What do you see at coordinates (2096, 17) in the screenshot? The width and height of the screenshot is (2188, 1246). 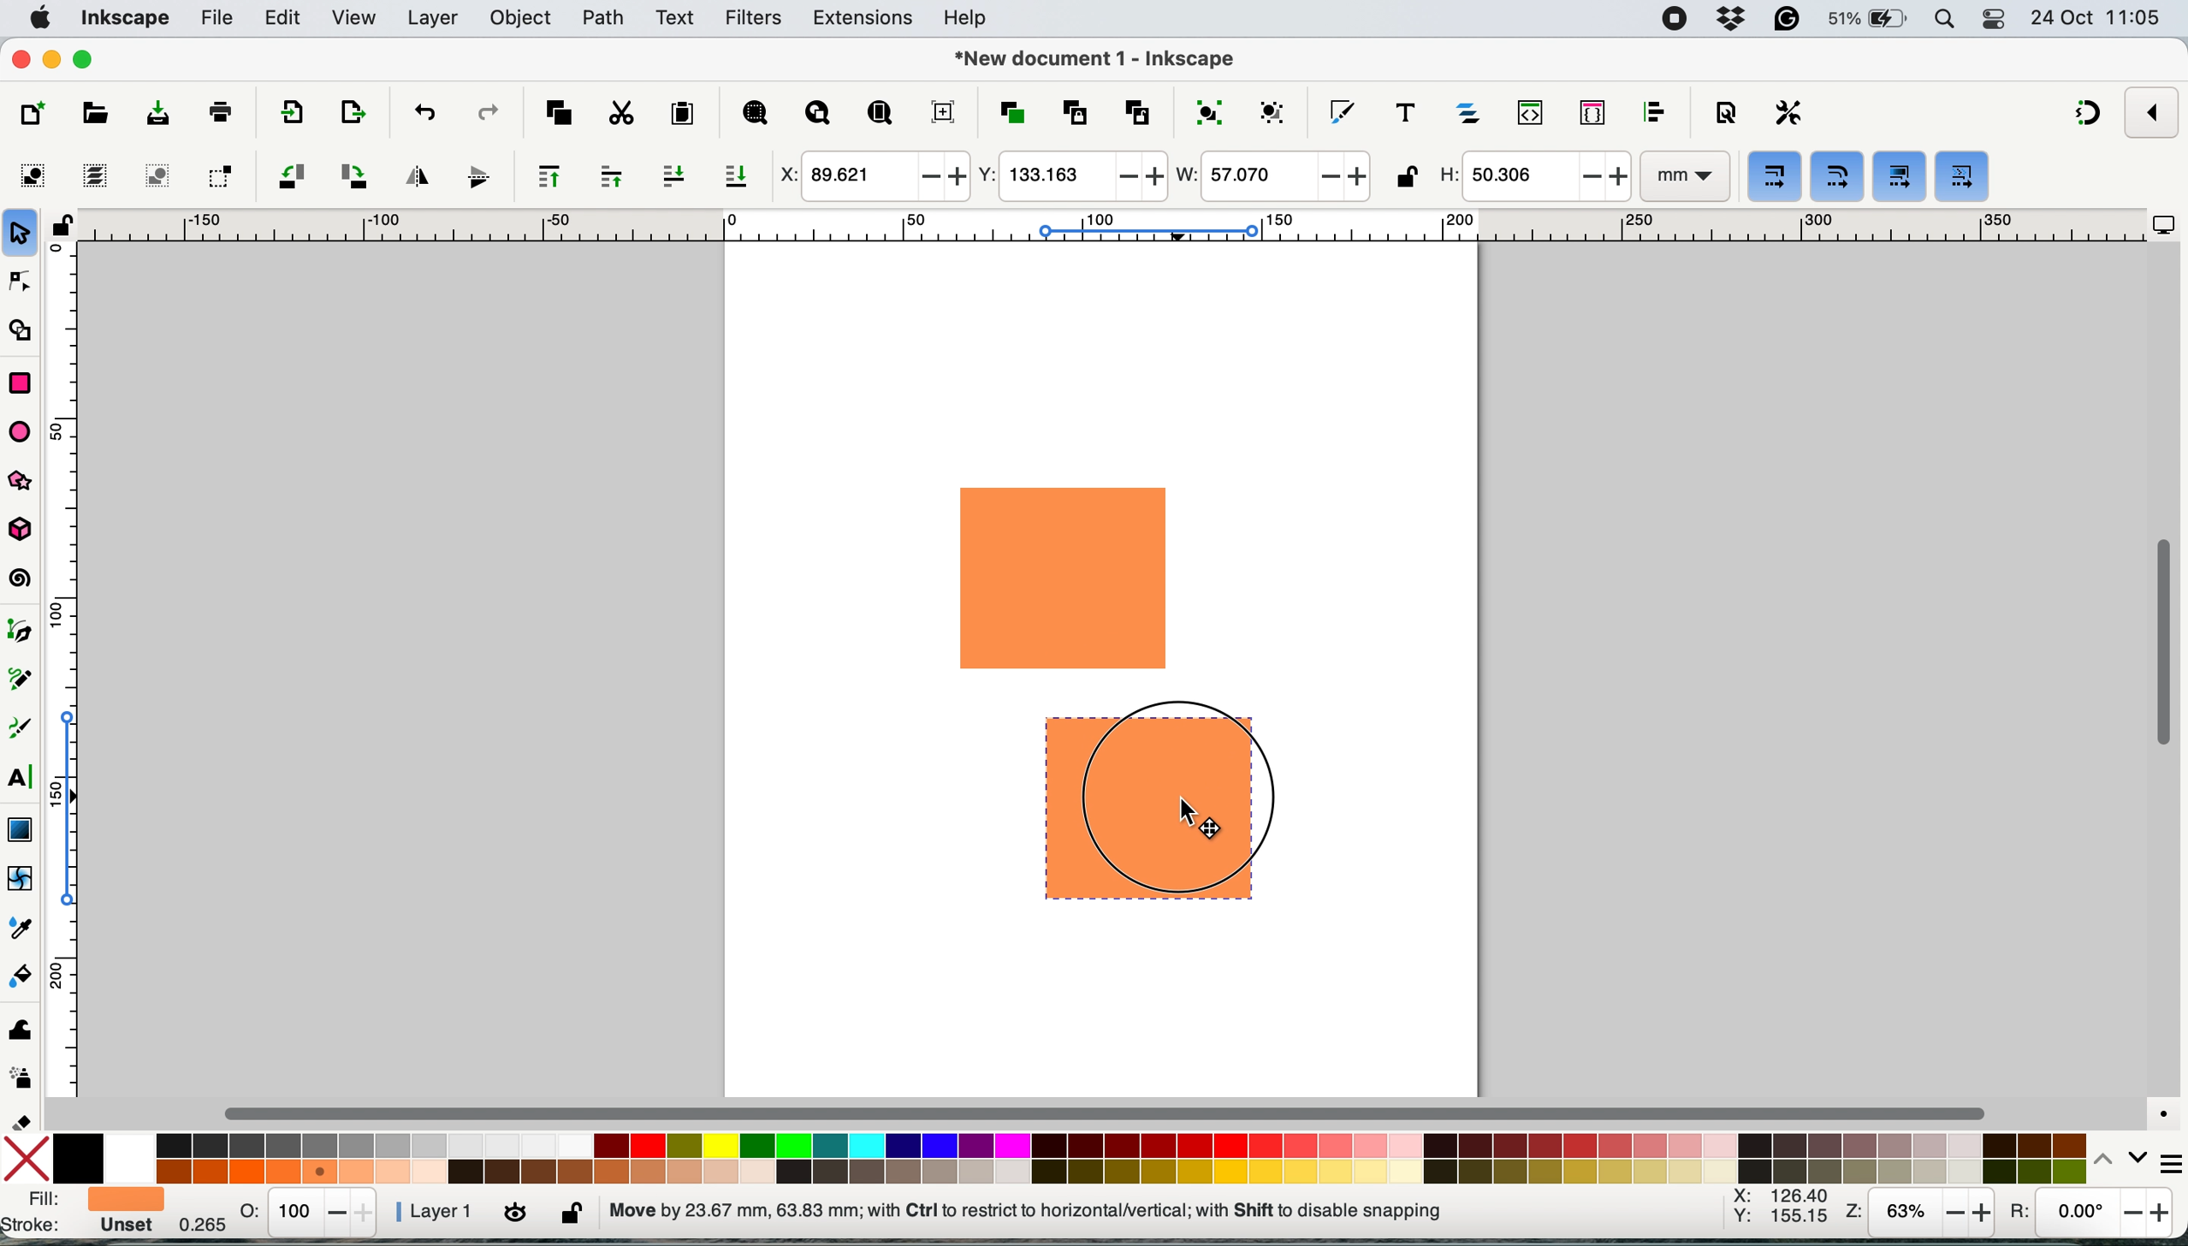 I see `date and time` at bounding box center [2096, 17].